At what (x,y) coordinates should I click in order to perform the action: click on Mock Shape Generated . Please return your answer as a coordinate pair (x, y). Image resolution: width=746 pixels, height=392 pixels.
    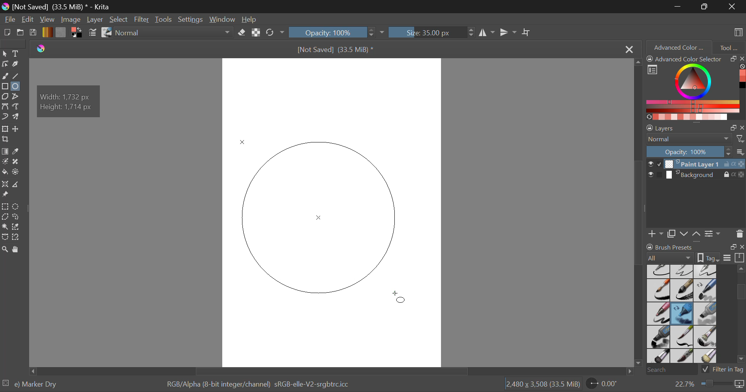
    Looking at the image, I should click on (324, 219).